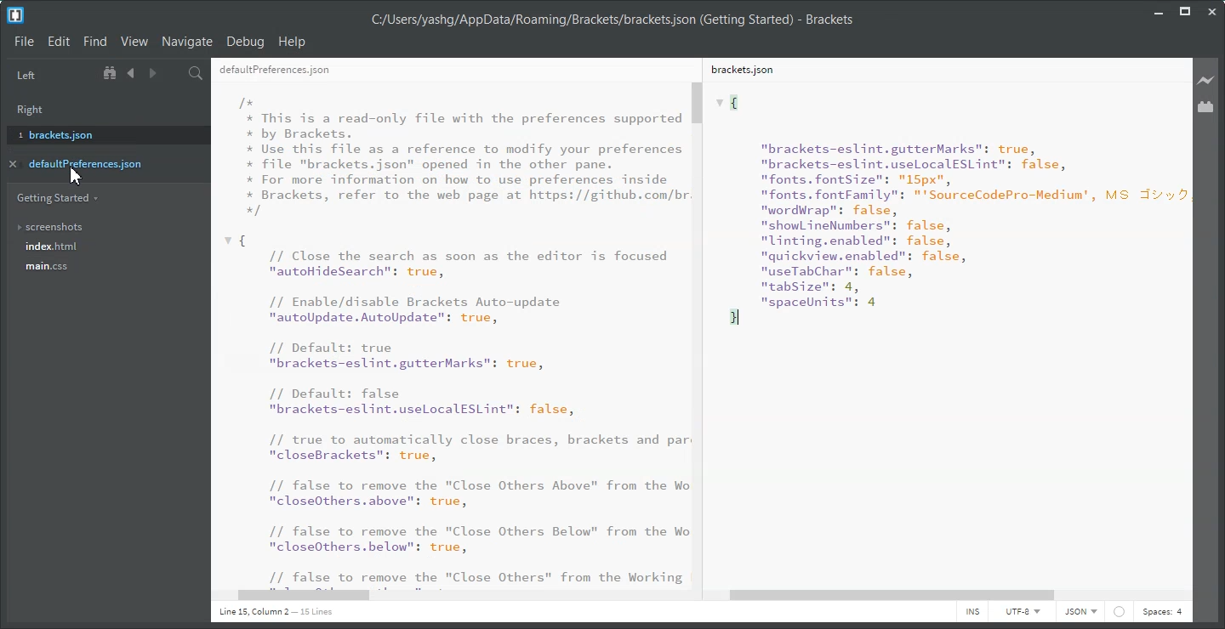  I want to click on Extension Manager, so click(1207, 107).